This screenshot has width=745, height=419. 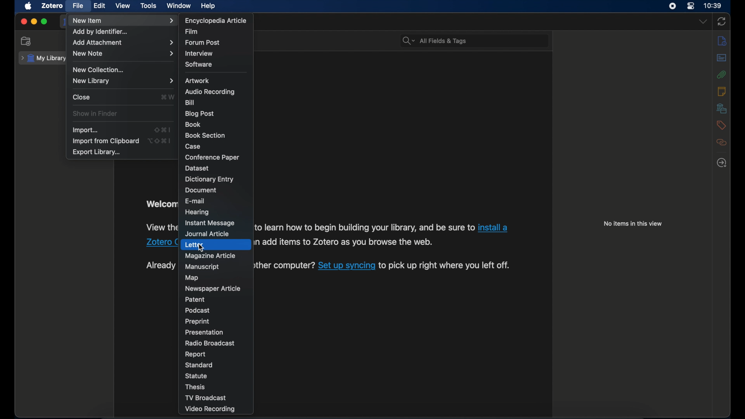 What do you see at coordinates (102, 32) in the screenshot?
I see `add by identifier` at bounding box center [102, 32].